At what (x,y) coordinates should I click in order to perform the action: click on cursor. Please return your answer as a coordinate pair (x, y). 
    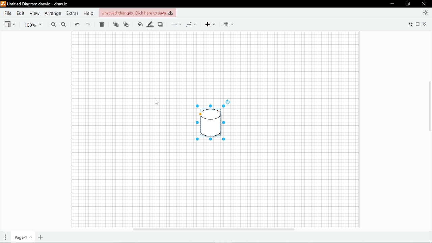
    Looking at the image, I should click on (157, 103).